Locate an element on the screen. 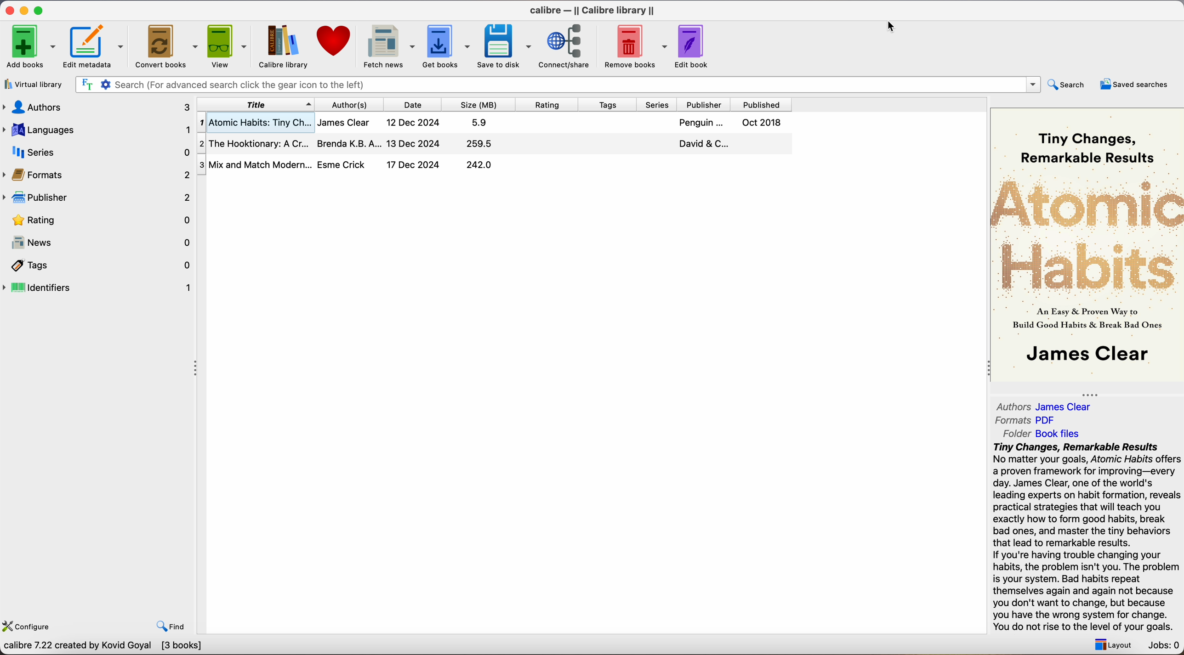 The width and height of the screenshot is (1184, 655). Formats PDF is located at coordinates (1026, 420).